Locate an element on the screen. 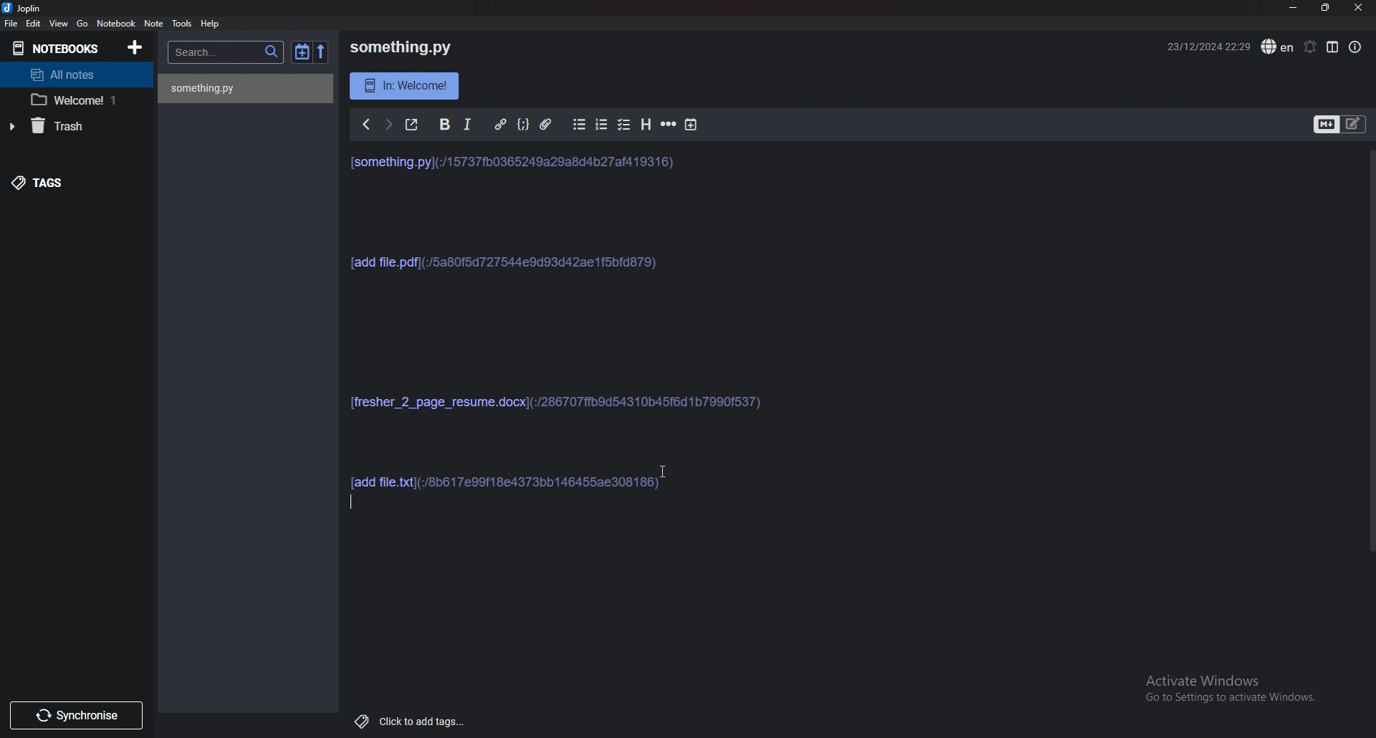 This screenshot has height=738, width=1376. edit is located at coordinates (34, 23).